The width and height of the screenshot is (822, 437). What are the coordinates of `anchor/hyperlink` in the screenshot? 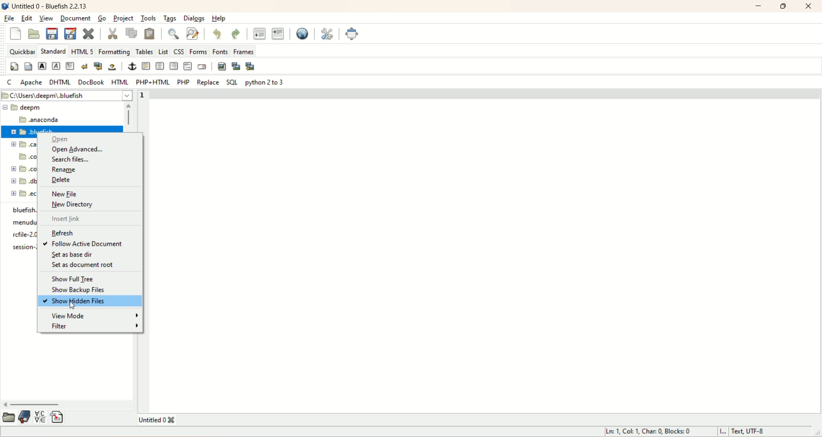 It's located at (130, 67).